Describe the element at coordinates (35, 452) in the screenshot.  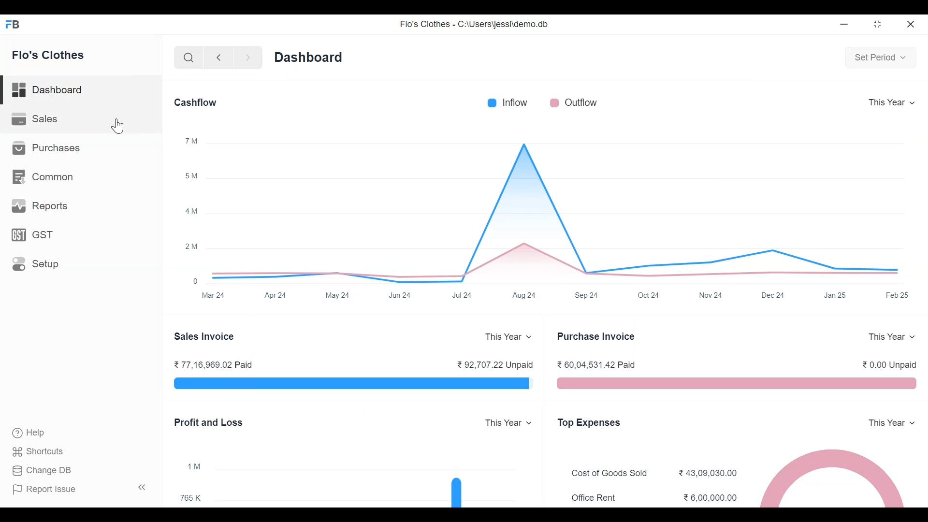
I see `Shortcuts` at that location.